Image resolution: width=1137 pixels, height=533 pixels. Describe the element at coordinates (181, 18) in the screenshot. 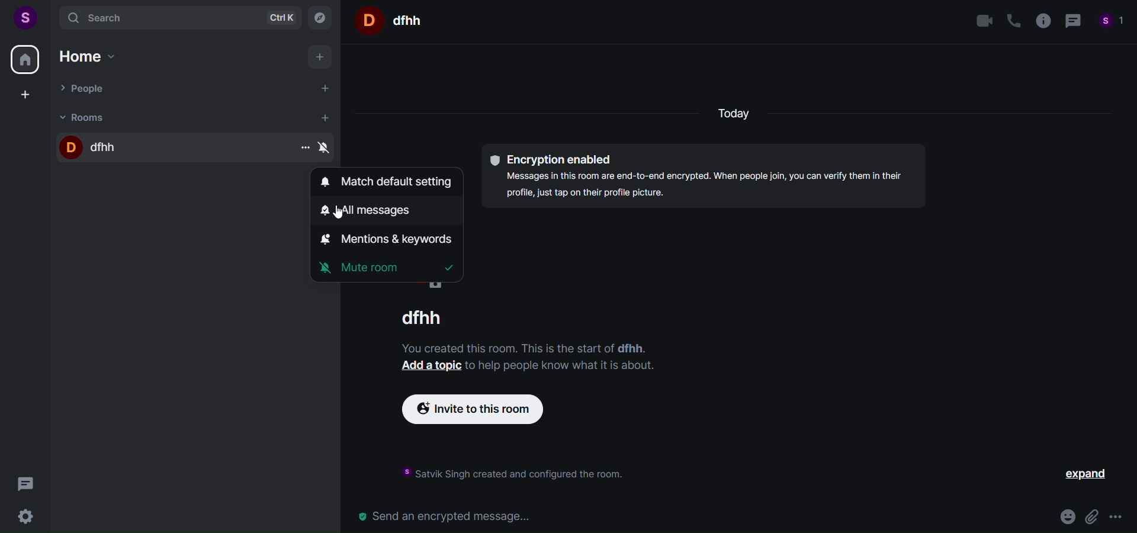

I see `search ctrl k` at that location.